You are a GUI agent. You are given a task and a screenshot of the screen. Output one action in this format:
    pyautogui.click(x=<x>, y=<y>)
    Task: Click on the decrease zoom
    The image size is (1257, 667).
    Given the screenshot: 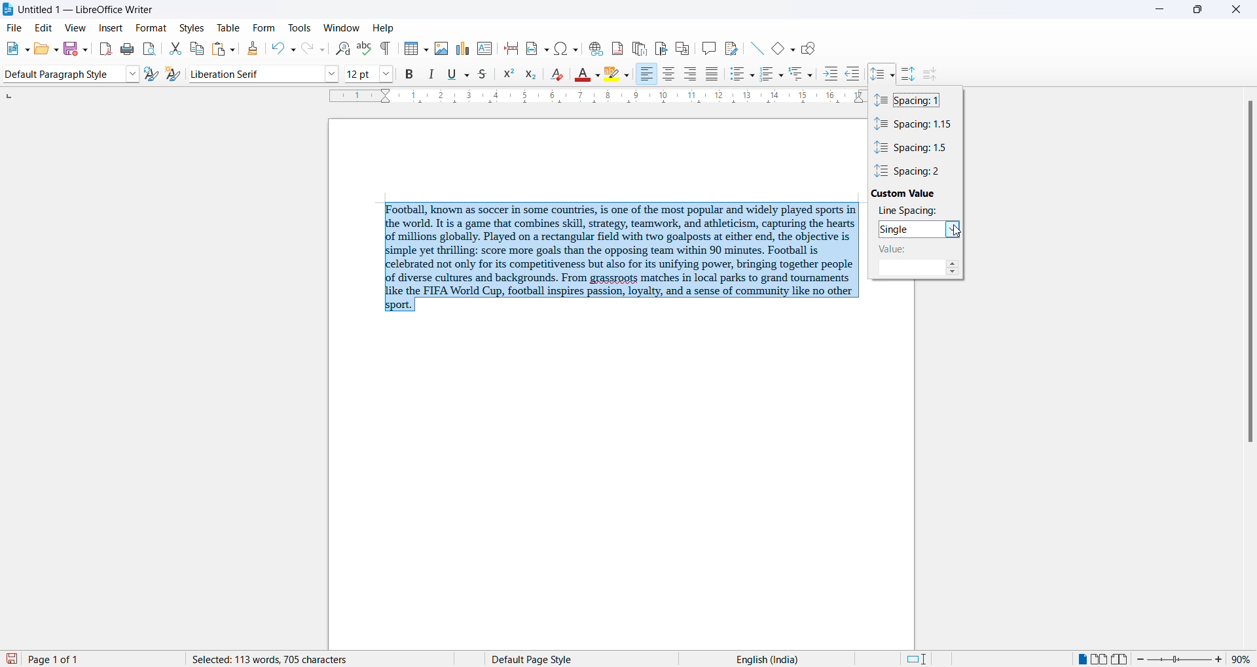 What is the action you would take?
    pyautogui.click(x=1141, y=659)
    